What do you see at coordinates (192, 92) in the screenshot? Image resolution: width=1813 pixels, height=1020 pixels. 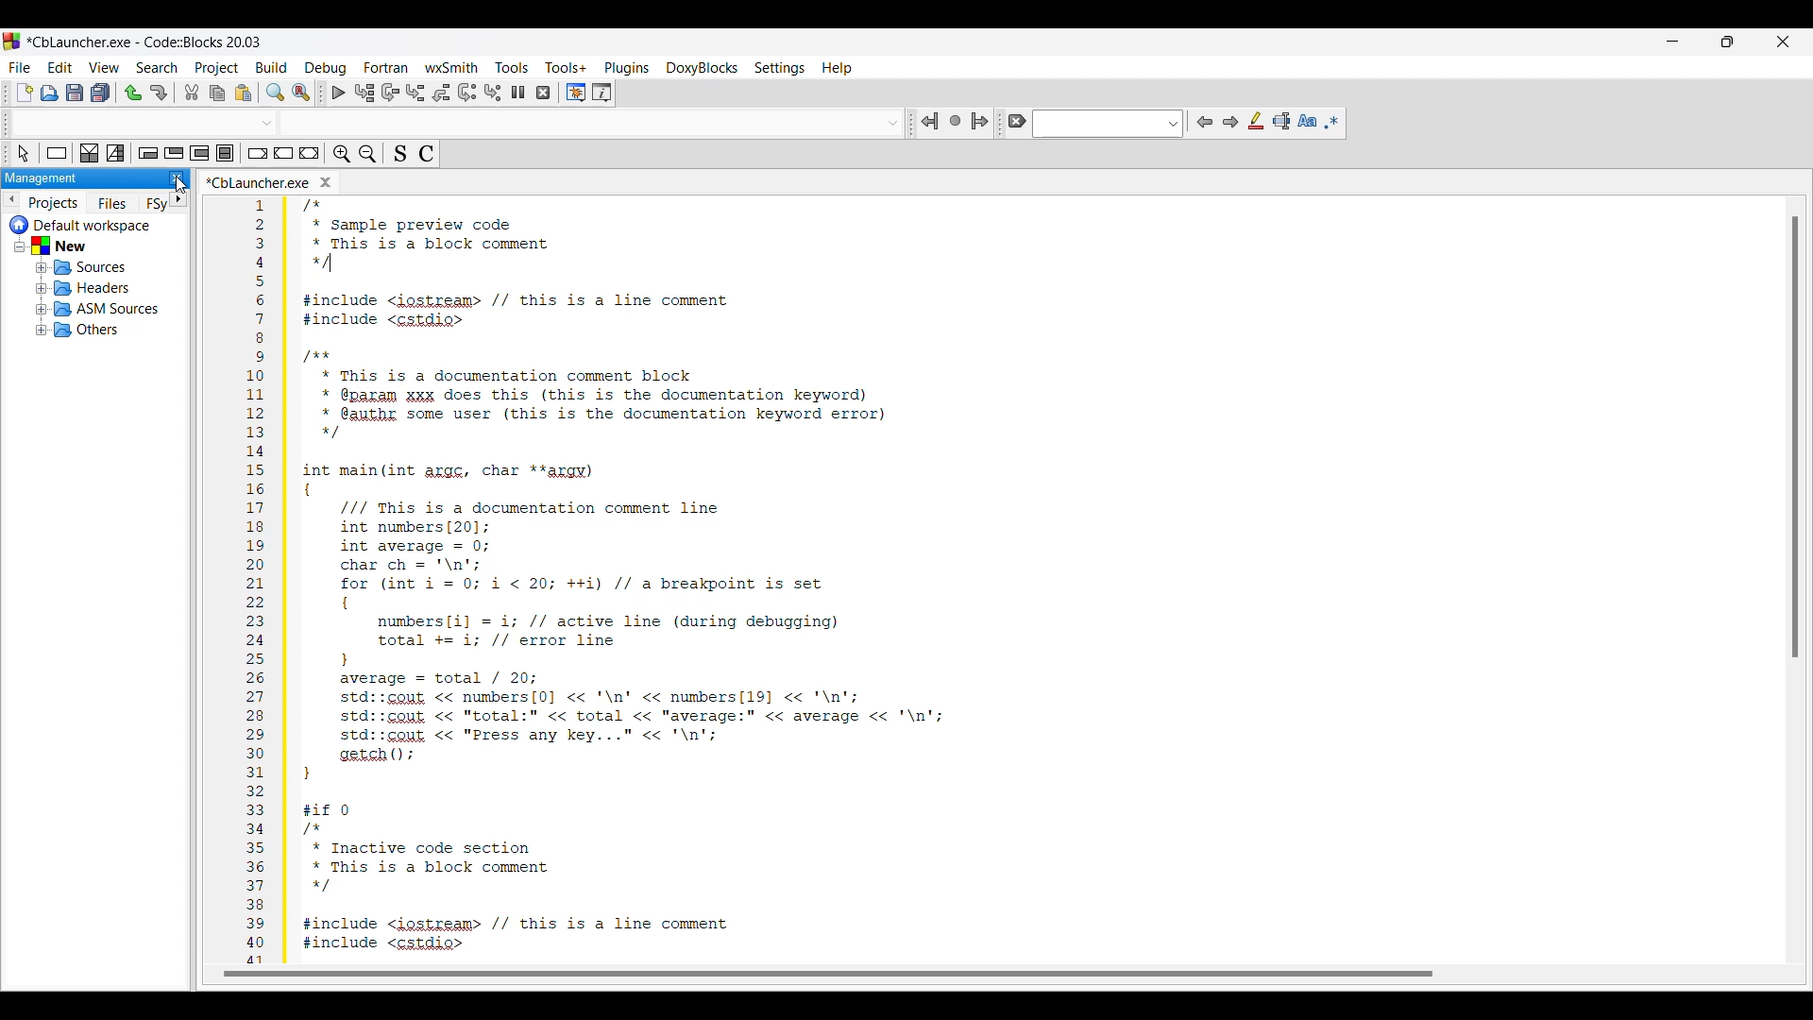 I see `Cut` at bounding box center [192, 92].